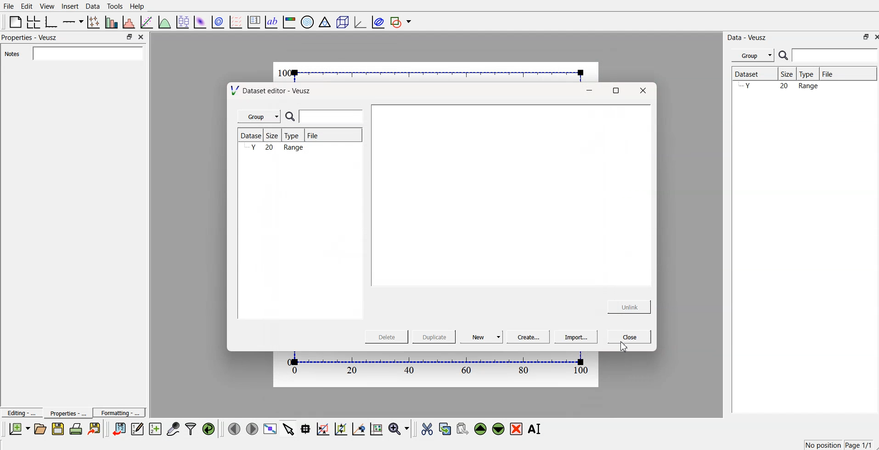 The height and width of the screenshot is (450, 879). I want to click on Properties - Veusz, so click(30, 38).